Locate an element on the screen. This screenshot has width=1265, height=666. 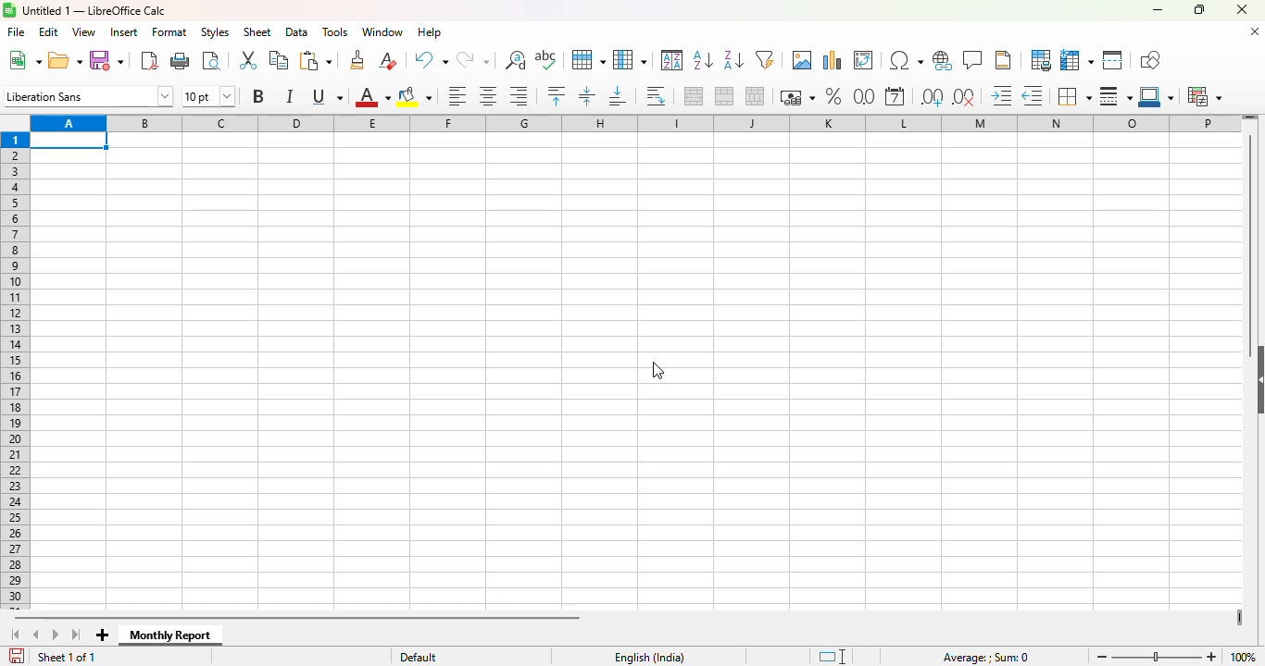
default is located at coordinates (419, 657).